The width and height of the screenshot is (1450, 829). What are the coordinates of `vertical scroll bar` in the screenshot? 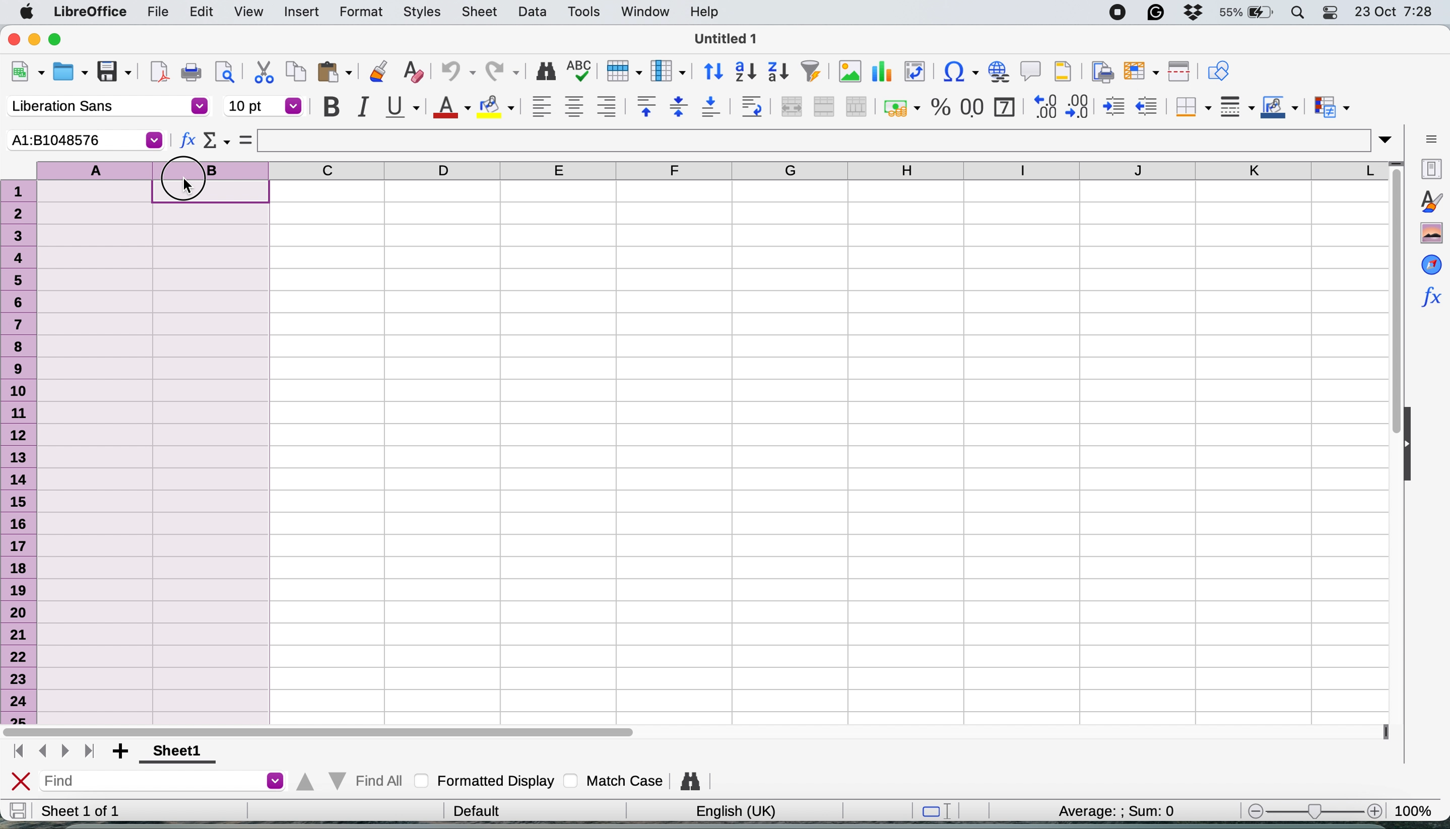 It's located at (1394, 308).